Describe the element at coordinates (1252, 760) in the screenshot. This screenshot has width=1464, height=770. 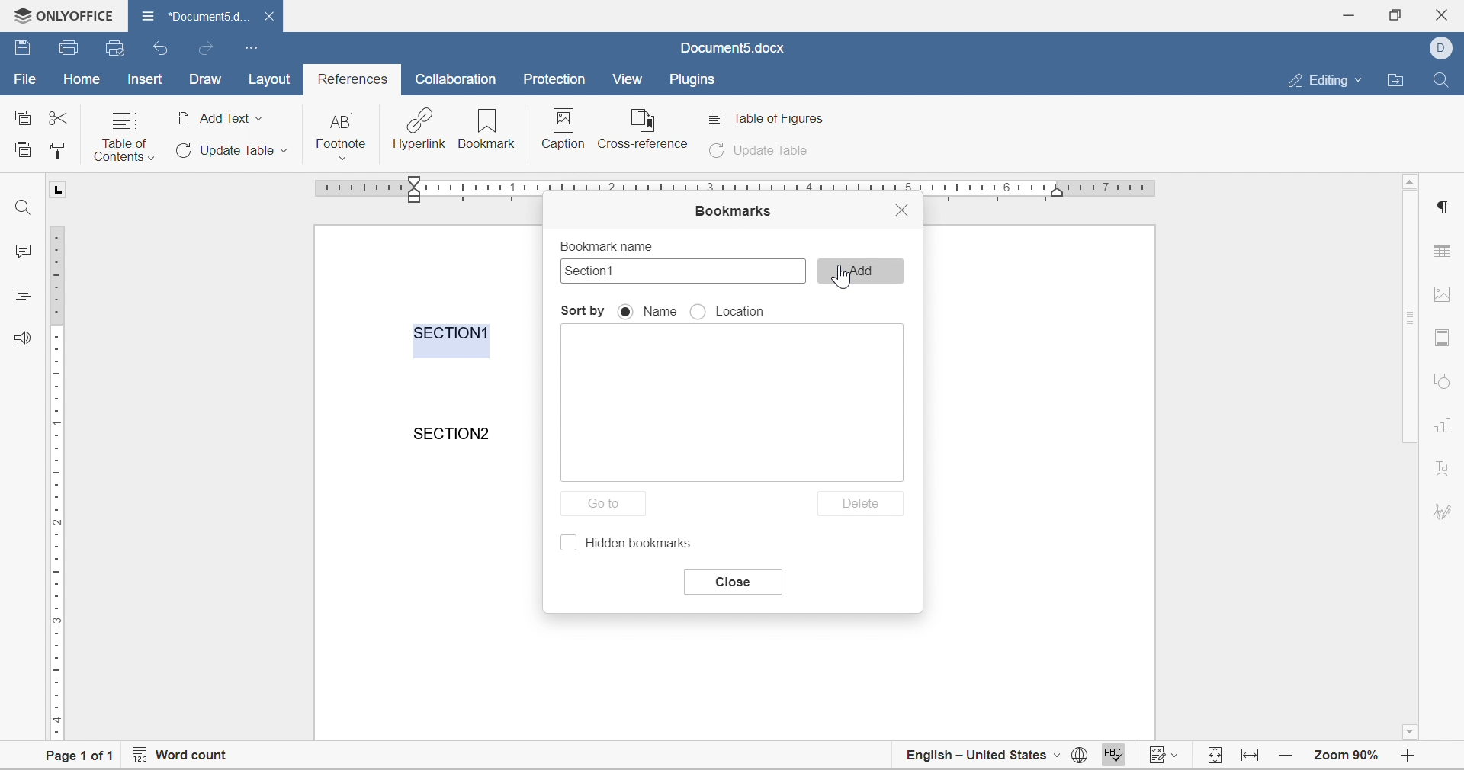
I see `fit to width` at that location.